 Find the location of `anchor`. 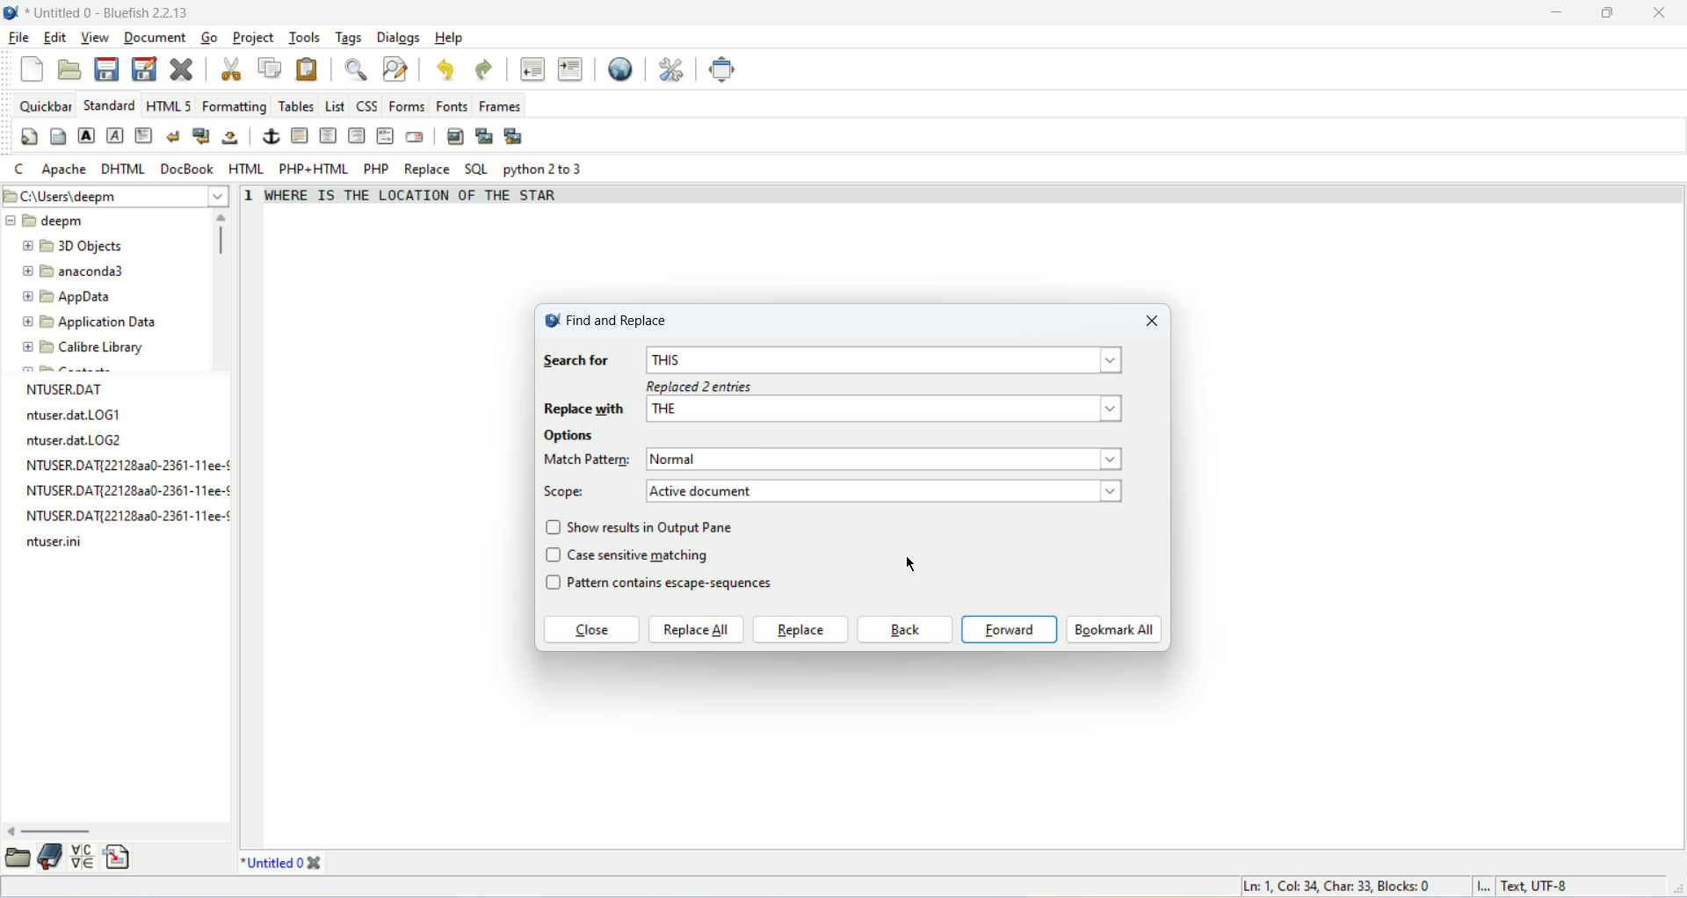

anchor is located at coordinates (270, 136).